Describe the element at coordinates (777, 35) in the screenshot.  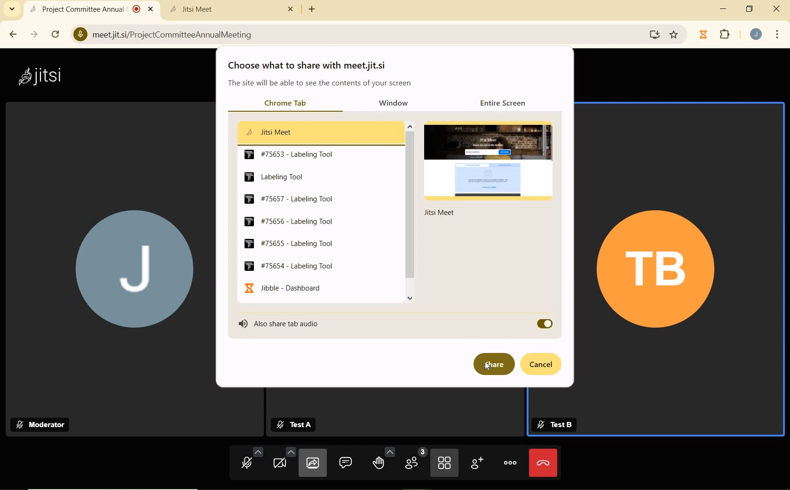
I see `customize google chrome` at that location.